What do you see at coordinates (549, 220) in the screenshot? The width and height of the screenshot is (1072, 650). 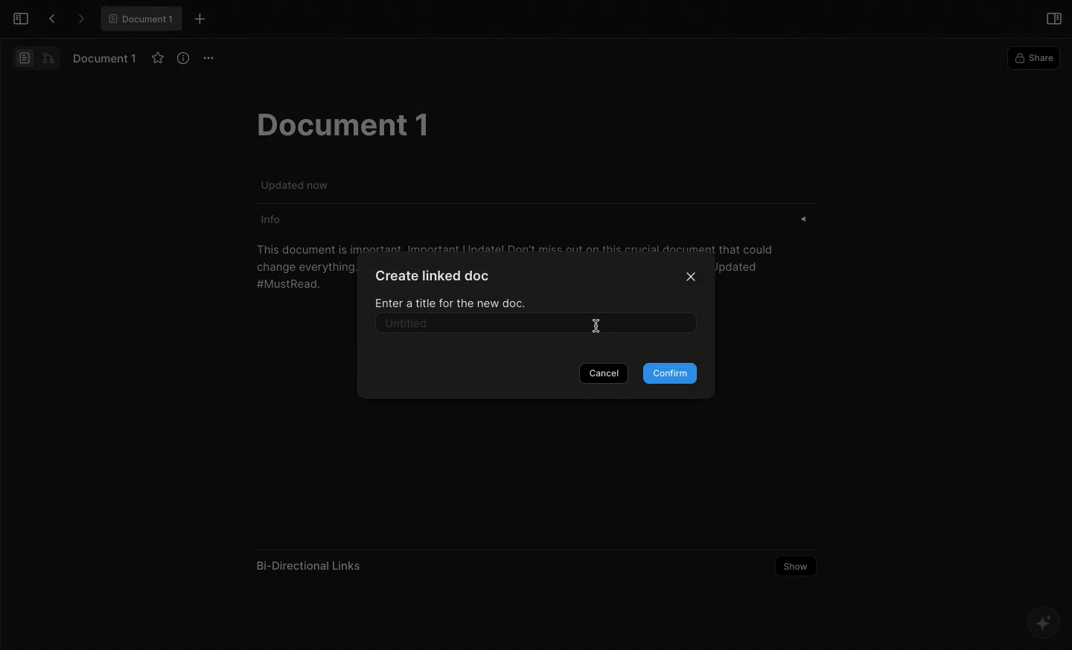 I see `Info «` at bounding box center [549, 220].